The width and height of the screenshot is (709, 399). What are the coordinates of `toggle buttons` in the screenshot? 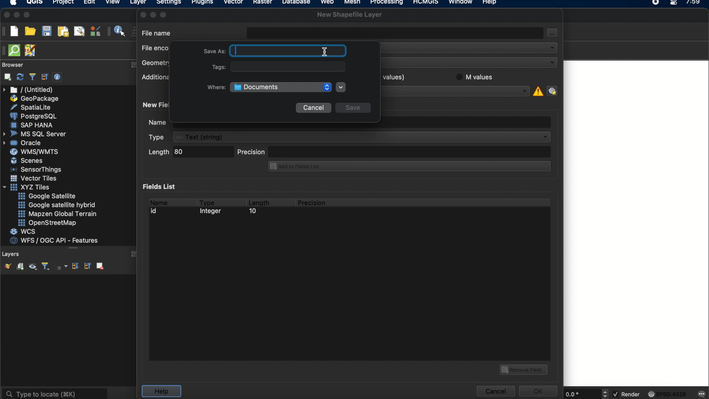 It's located at (606, 393).